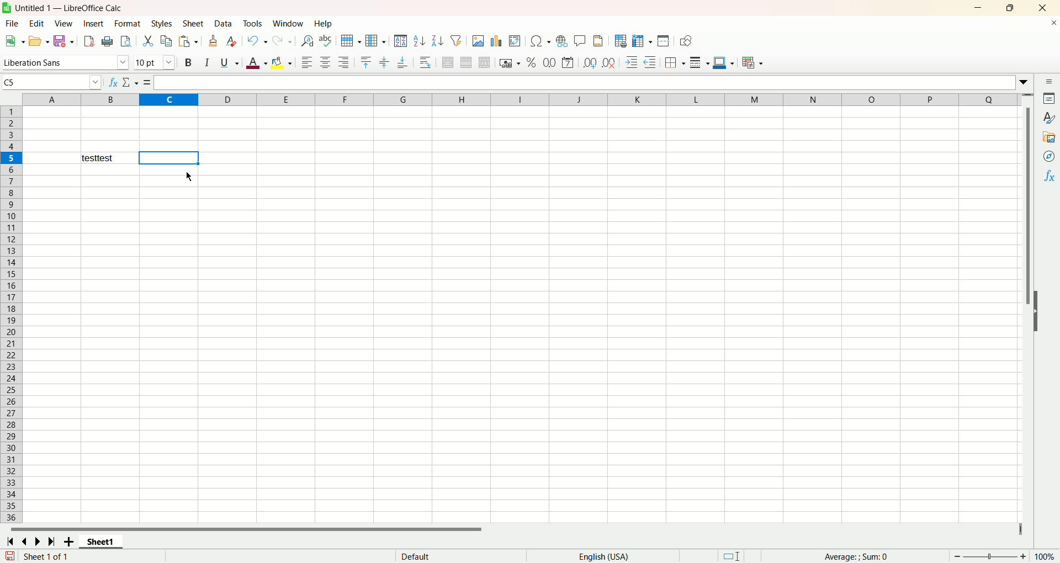 The height and width of the screenshot is (563, 1060). Describe the element at coordinates (15, 41) in the screenshot. I see `new` at that location.